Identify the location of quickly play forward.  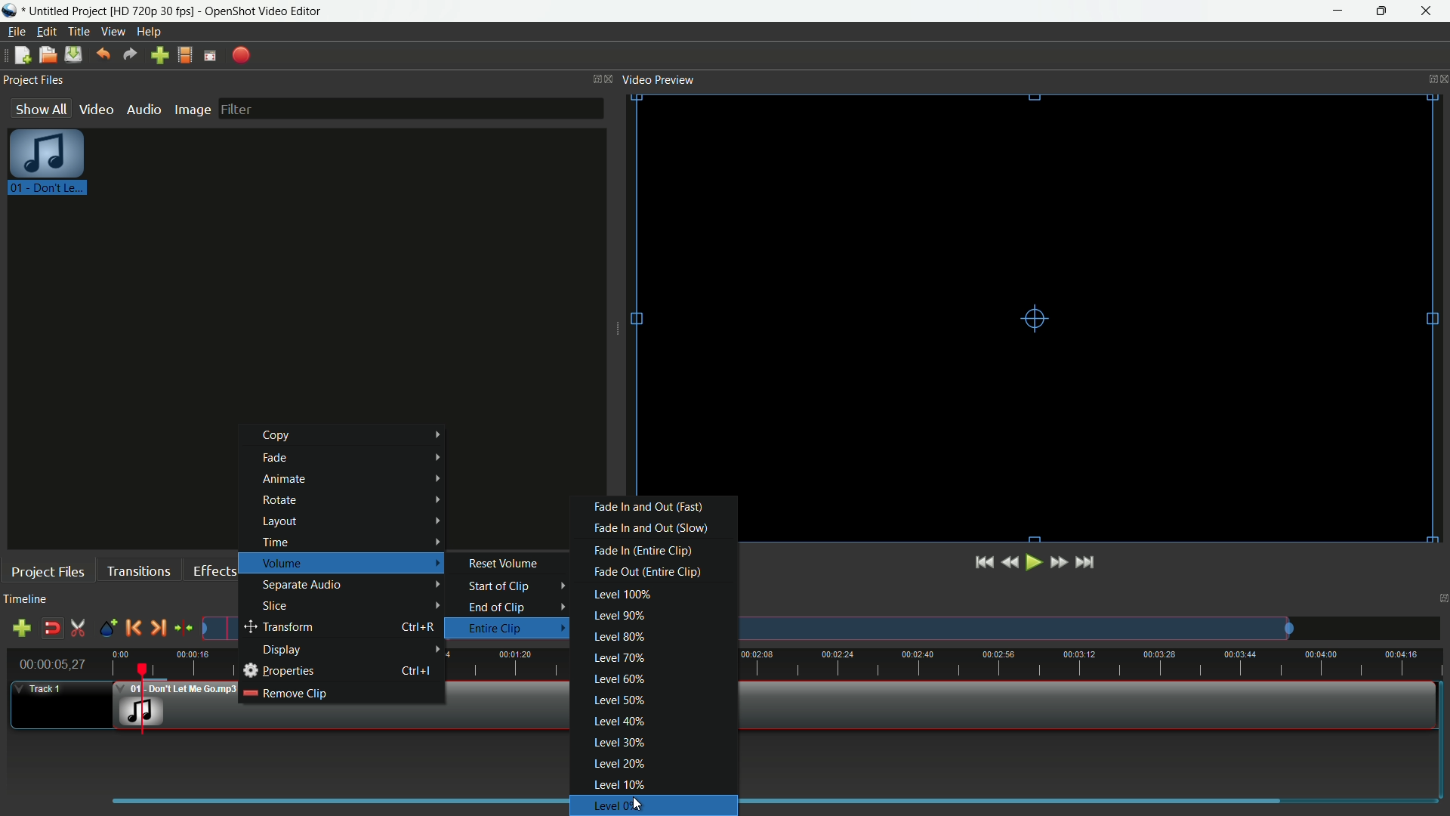
(1059, 561).